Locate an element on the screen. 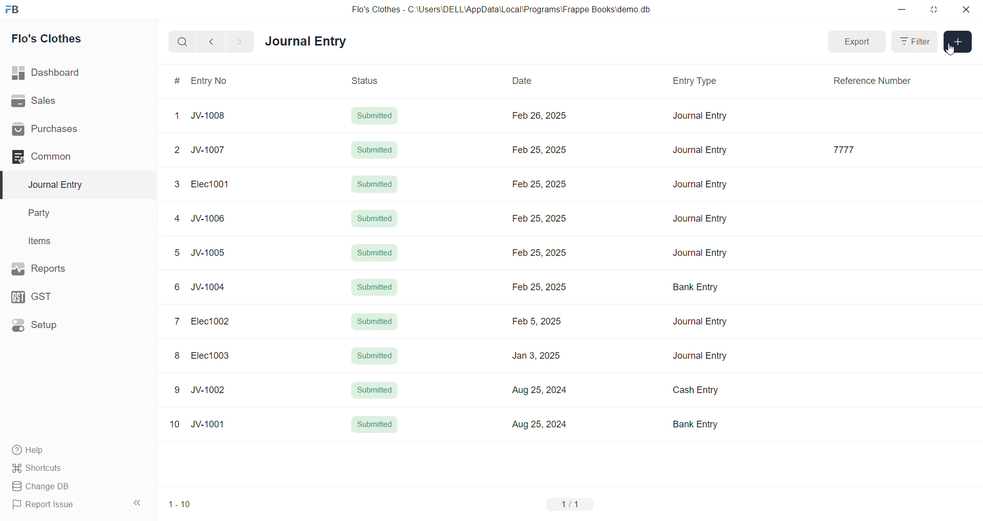 This screenshot has width=983, height=521. Elec1003 is located at coordinates (211, 355).